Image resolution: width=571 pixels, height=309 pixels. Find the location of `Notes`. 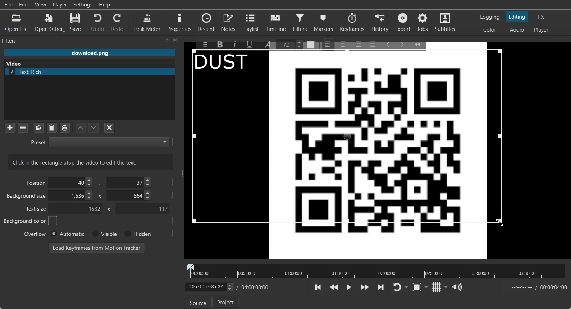

Notes is located at coordinates (229, 22).